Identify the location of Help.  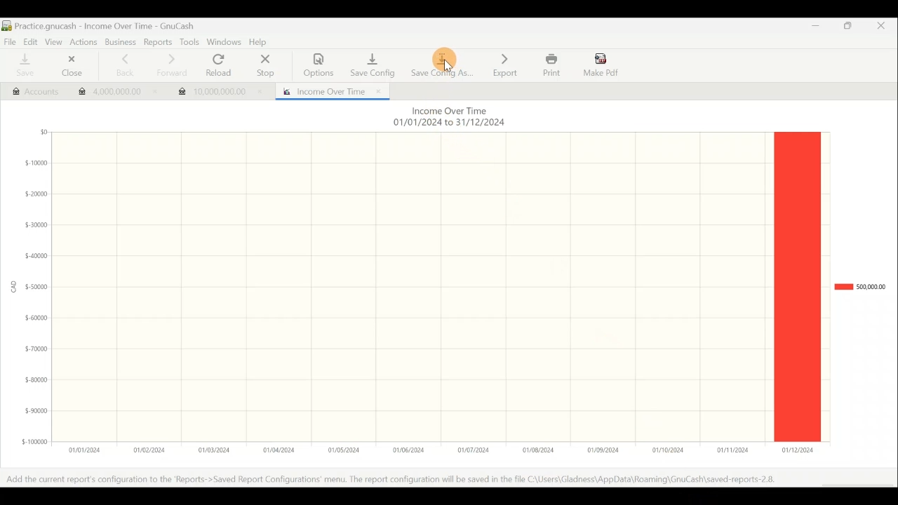
(261, 43).